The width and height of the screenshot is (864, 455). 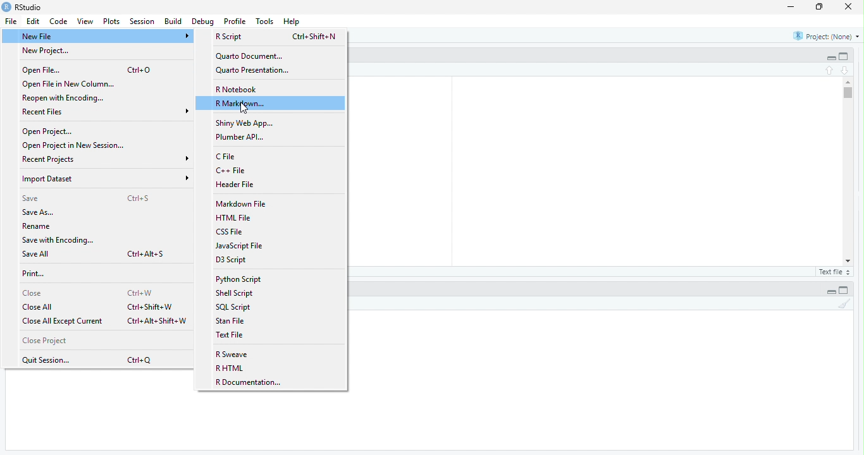 I want to click on Tools, so click(x=265, y=21).